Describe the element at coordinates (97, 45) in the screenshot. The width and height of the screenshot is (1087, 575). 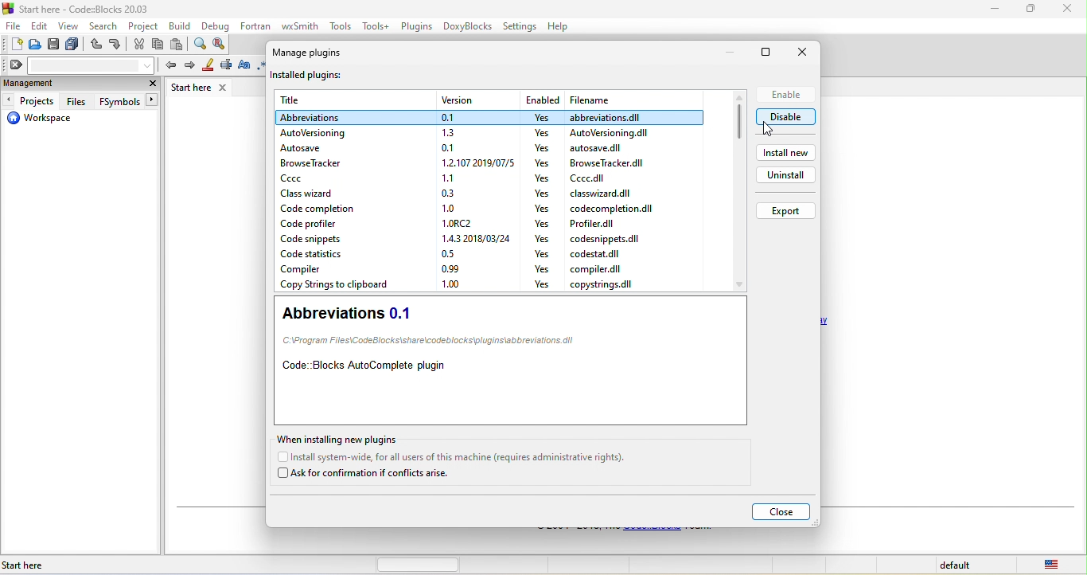
I see `undo` at that location.